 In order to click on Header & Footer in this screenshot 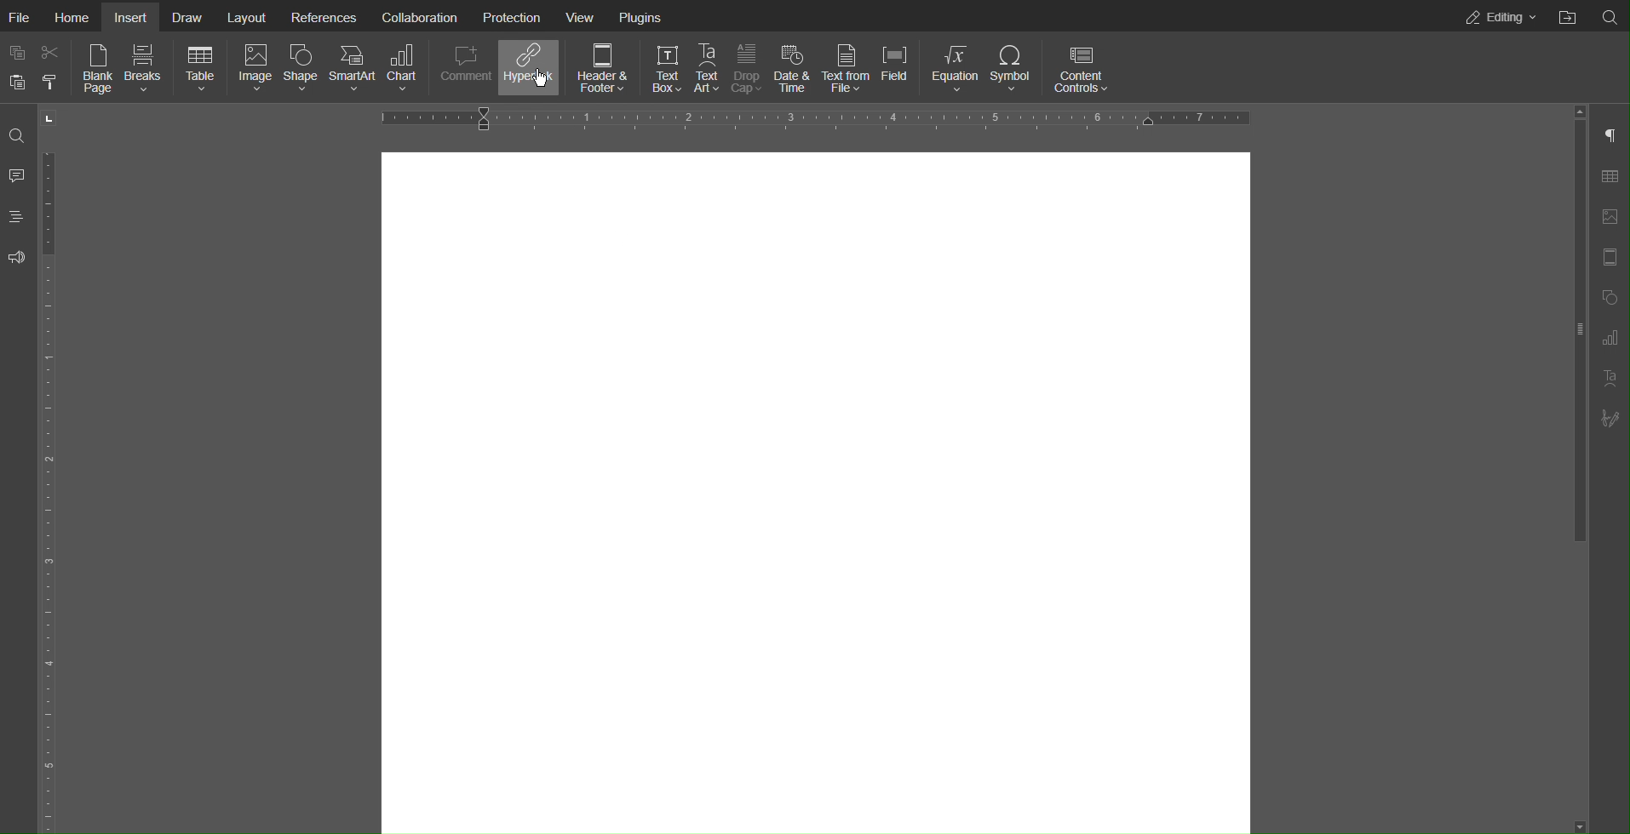, I will do `click(601, 67)`.